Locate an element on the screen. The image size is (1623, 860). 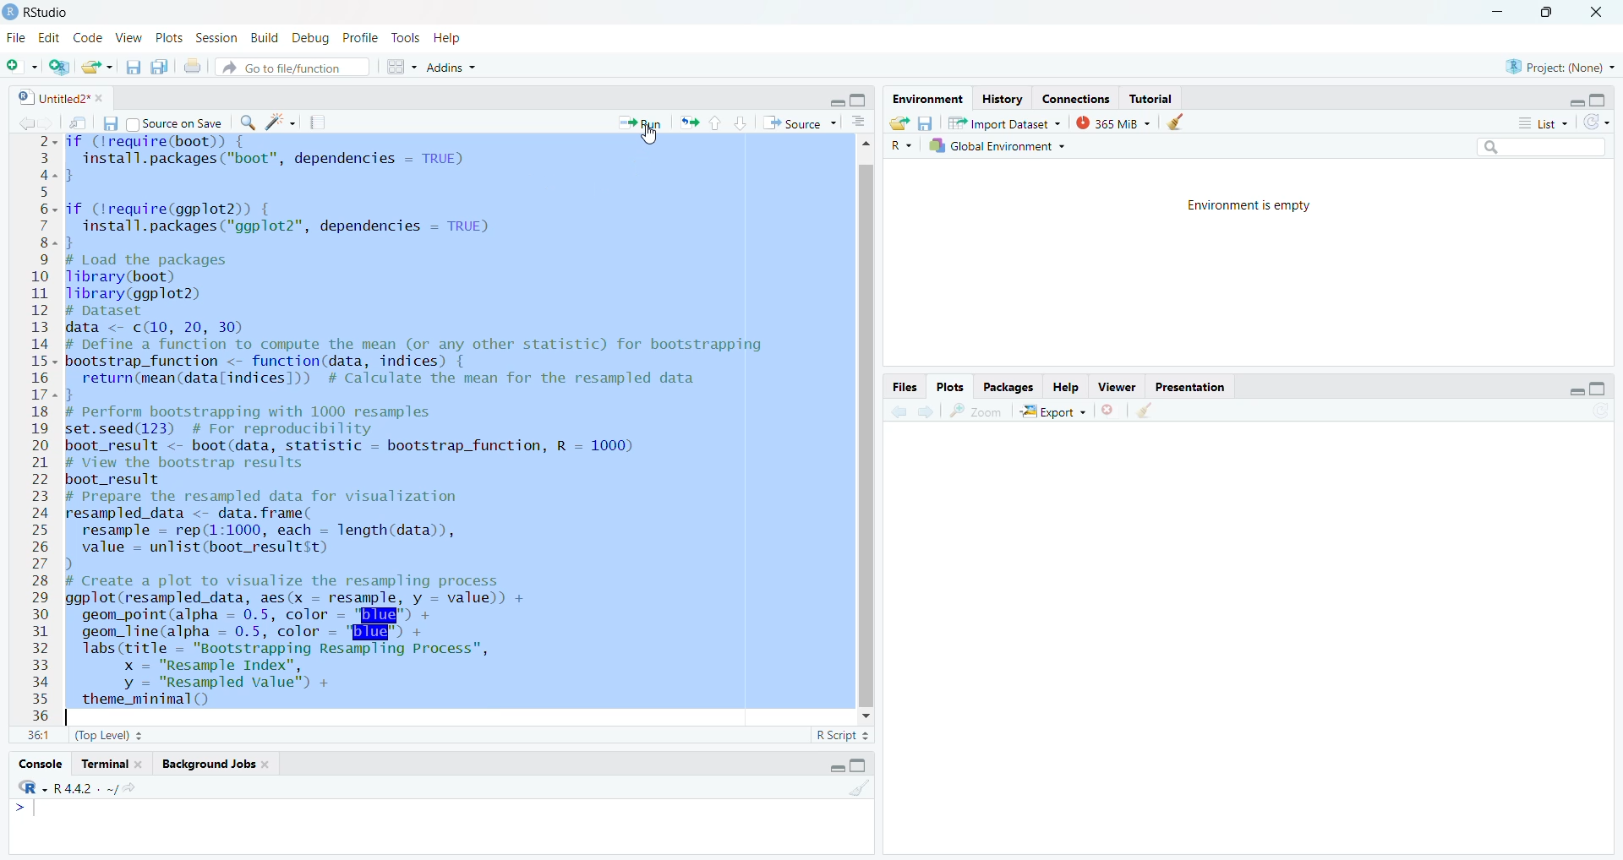
Debug is located at coordinates (308, 37).